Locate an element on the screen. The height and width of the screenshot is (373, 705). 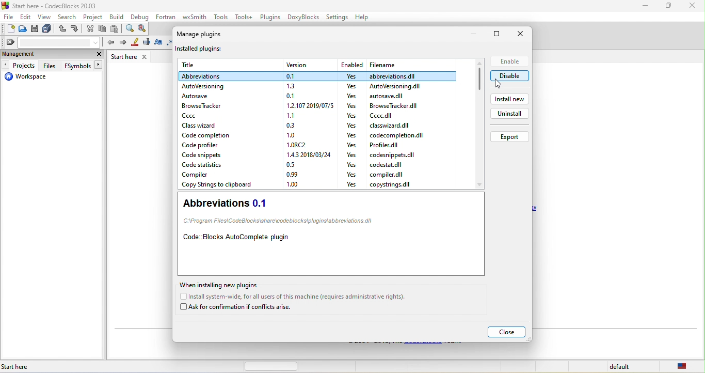
manage plugins is located at coordinates (199, 35).